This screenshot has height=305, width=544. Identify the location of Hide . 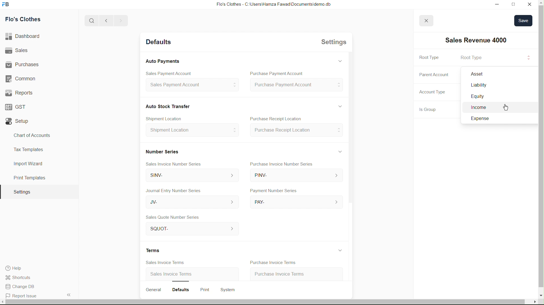
(343, 60).